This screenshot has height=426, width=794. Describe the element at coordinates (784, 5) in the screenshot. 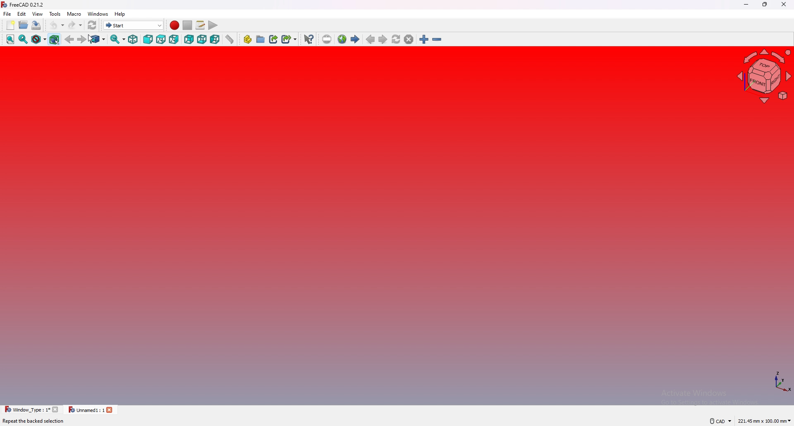

I see `close` at that location.